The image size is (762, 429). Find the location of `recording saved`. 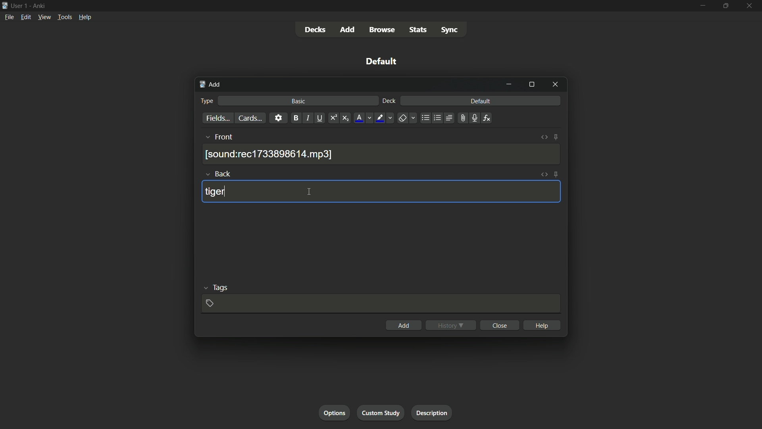

recording saved is located at coordinates (270, 154).